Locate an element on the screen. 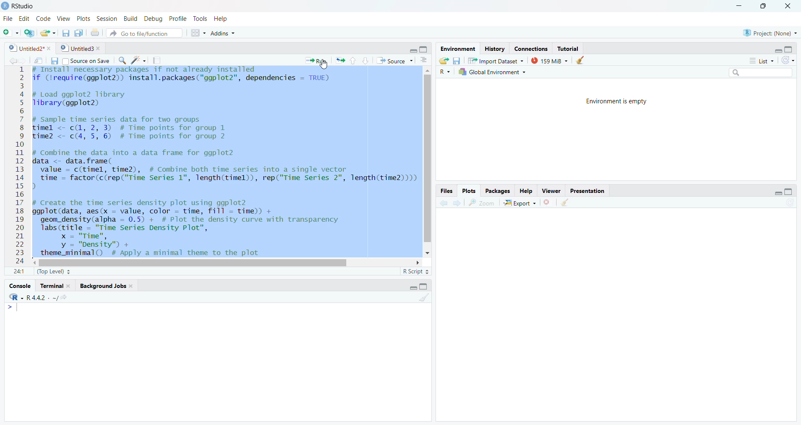 This screenshot has width=801, height=425. Plots is located at coordinates (469, 192).